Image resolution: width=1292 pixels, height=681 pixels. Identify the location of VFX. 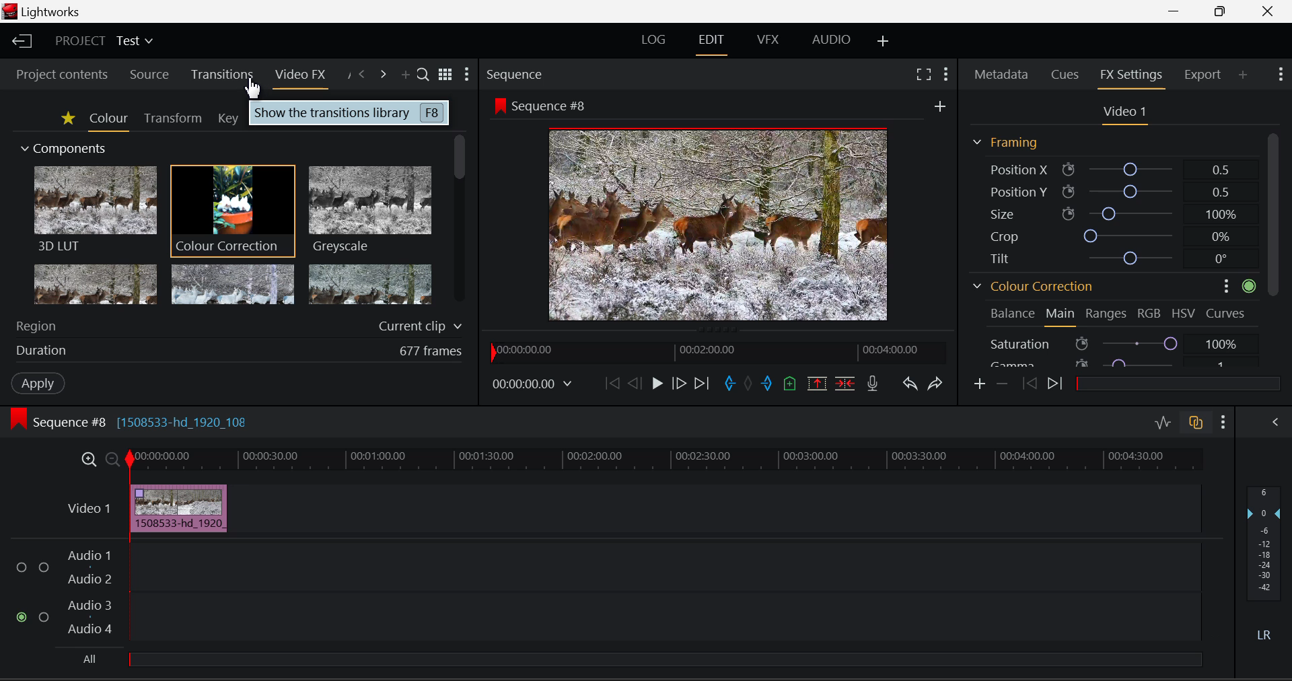
(767, 41).